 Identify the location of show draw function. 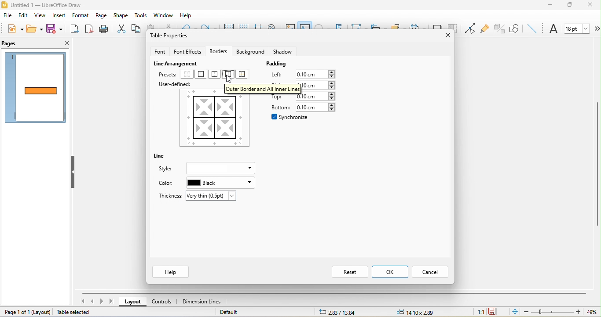
(515, 28).